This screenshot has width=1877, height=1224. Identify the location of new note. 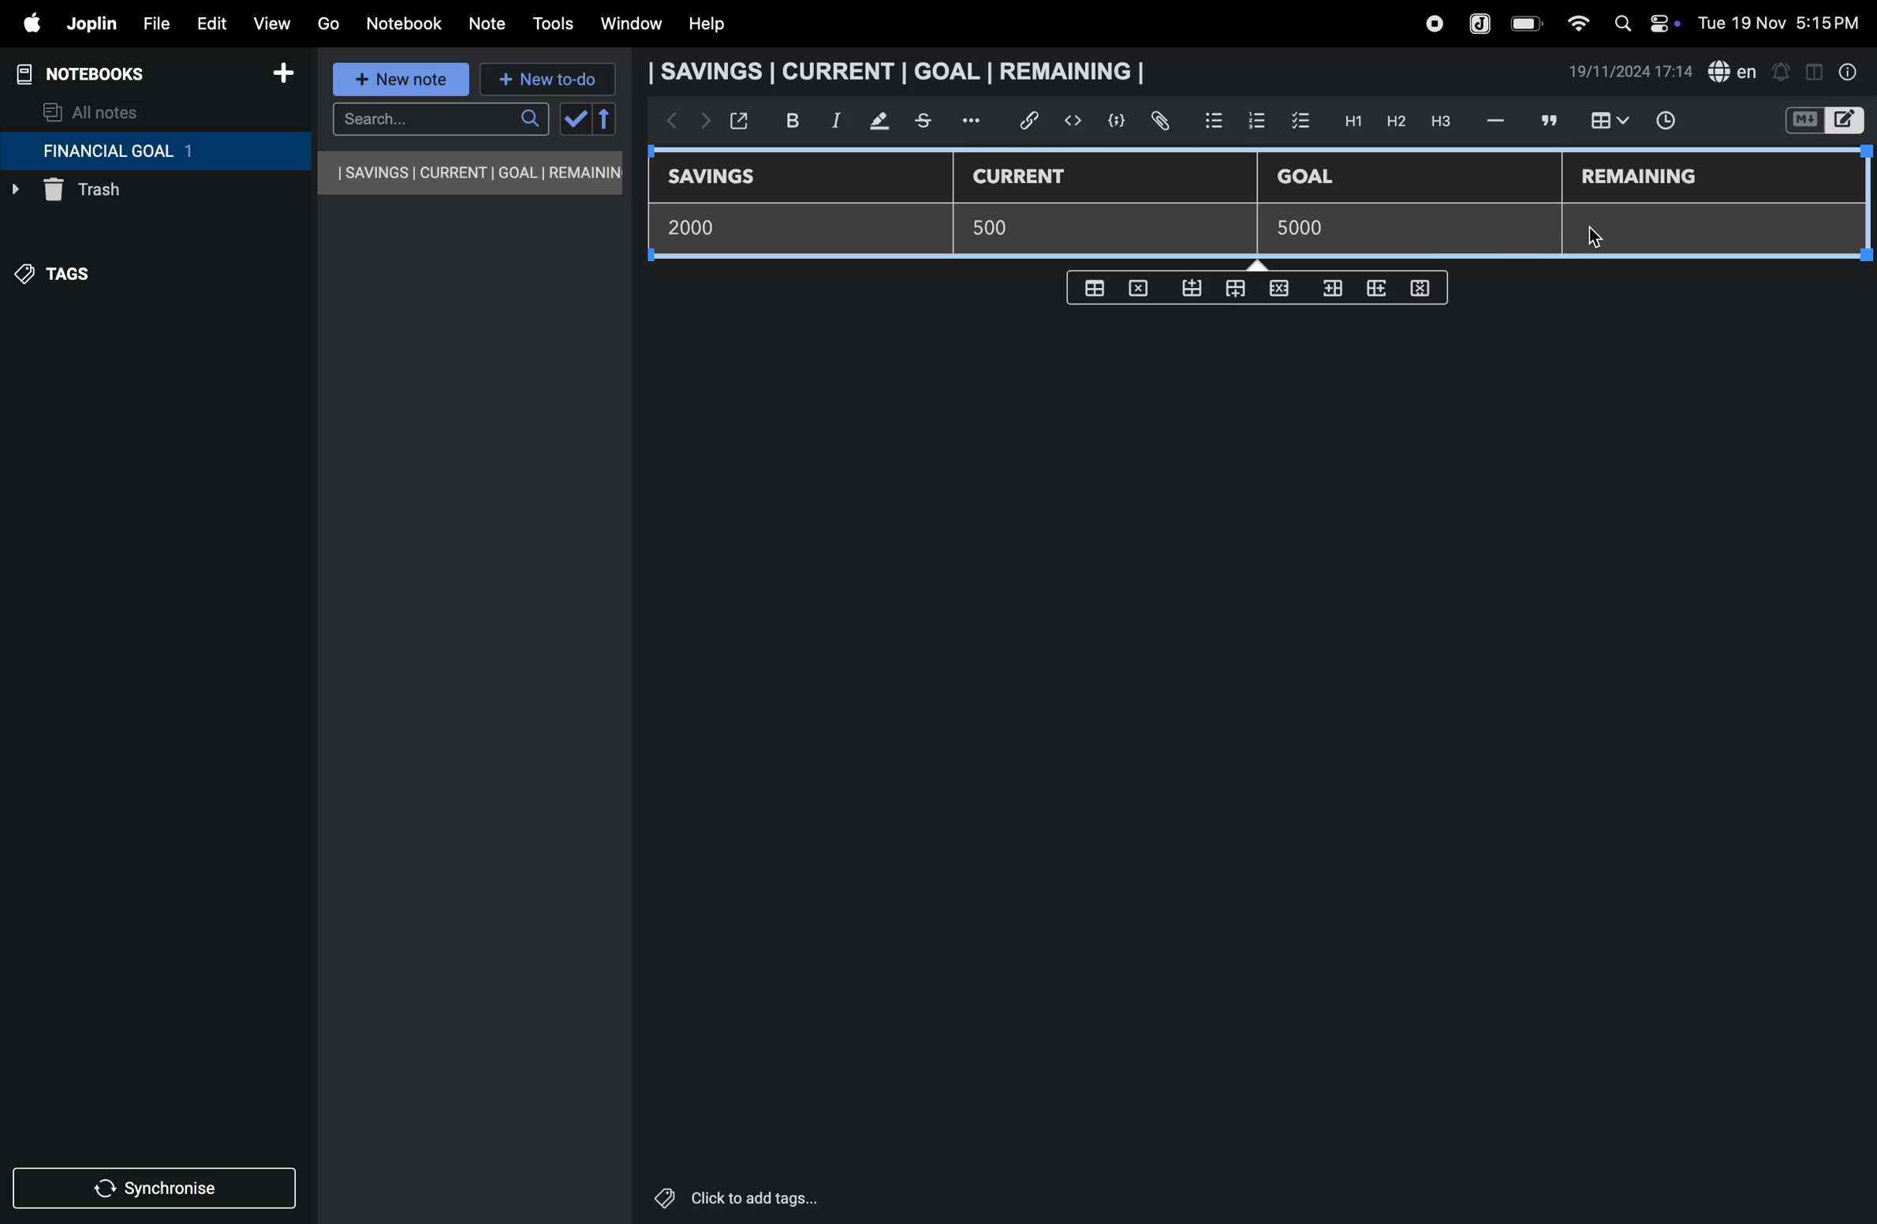
(403, 80).